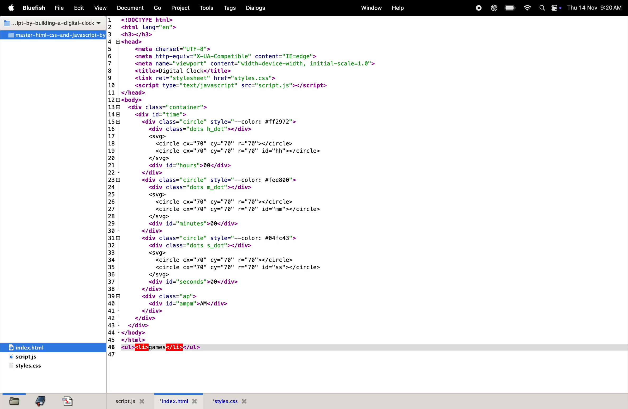 The height and width of the screenshot is (409, 628). Describe the element at coordinates (183, 7) in the screenshot. I see `Projects` at that location.